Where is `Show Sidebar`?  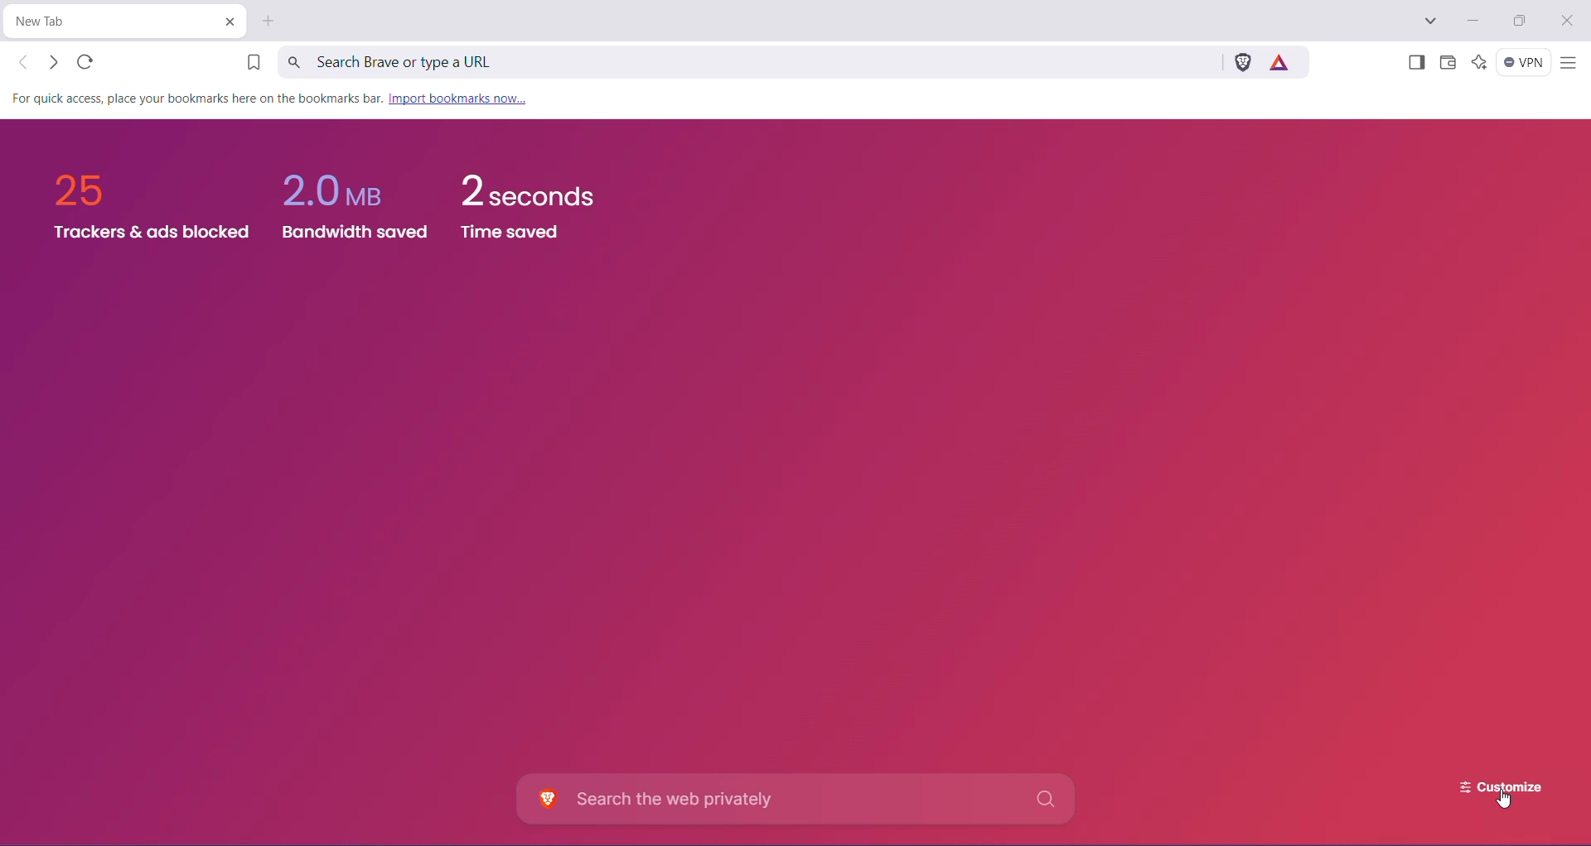 Show Sidebar is located at coordinates (1414, 64).